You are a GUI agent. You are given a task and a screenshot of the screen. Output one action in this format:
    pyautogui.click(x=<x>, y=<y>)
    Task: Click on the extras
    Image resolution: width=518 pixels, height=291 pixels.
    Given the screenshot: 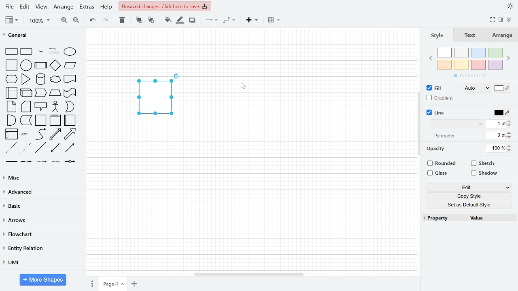 What is the action you would take?
    pyautogui.click(x=87, y=8)
    